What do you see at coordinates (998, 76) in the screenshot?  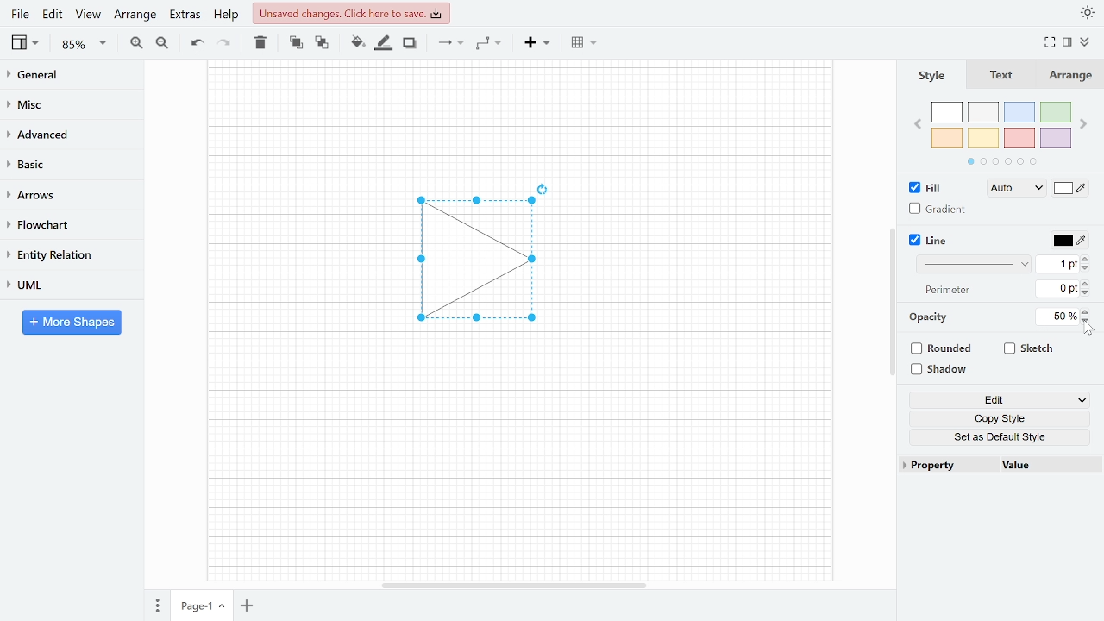 I see `Text` at bounding box center [998, 76].